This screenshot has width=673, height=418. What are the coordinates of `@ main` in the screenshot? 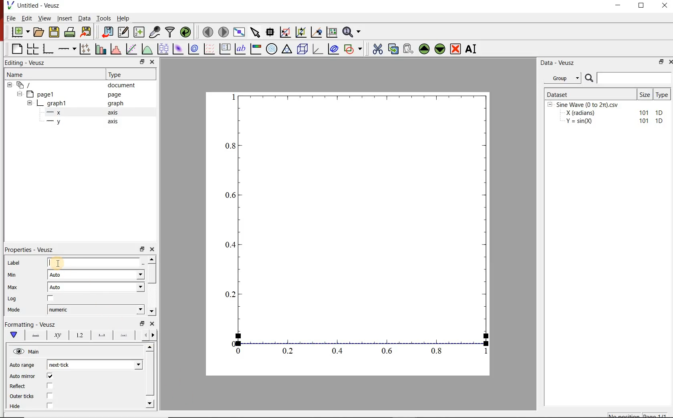 It's located at (26, 352).